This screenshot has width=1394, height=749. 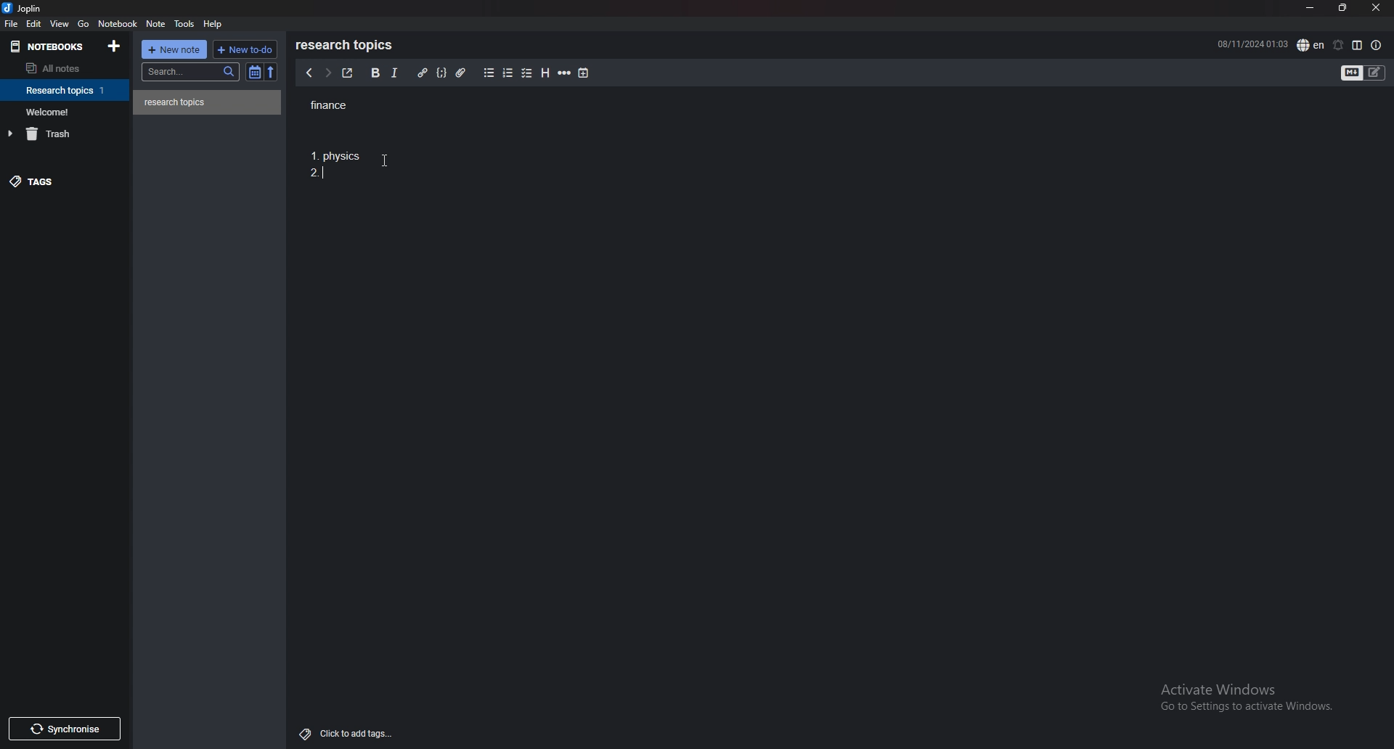 I want to click on Synchronise, so click(x=68, y=728).